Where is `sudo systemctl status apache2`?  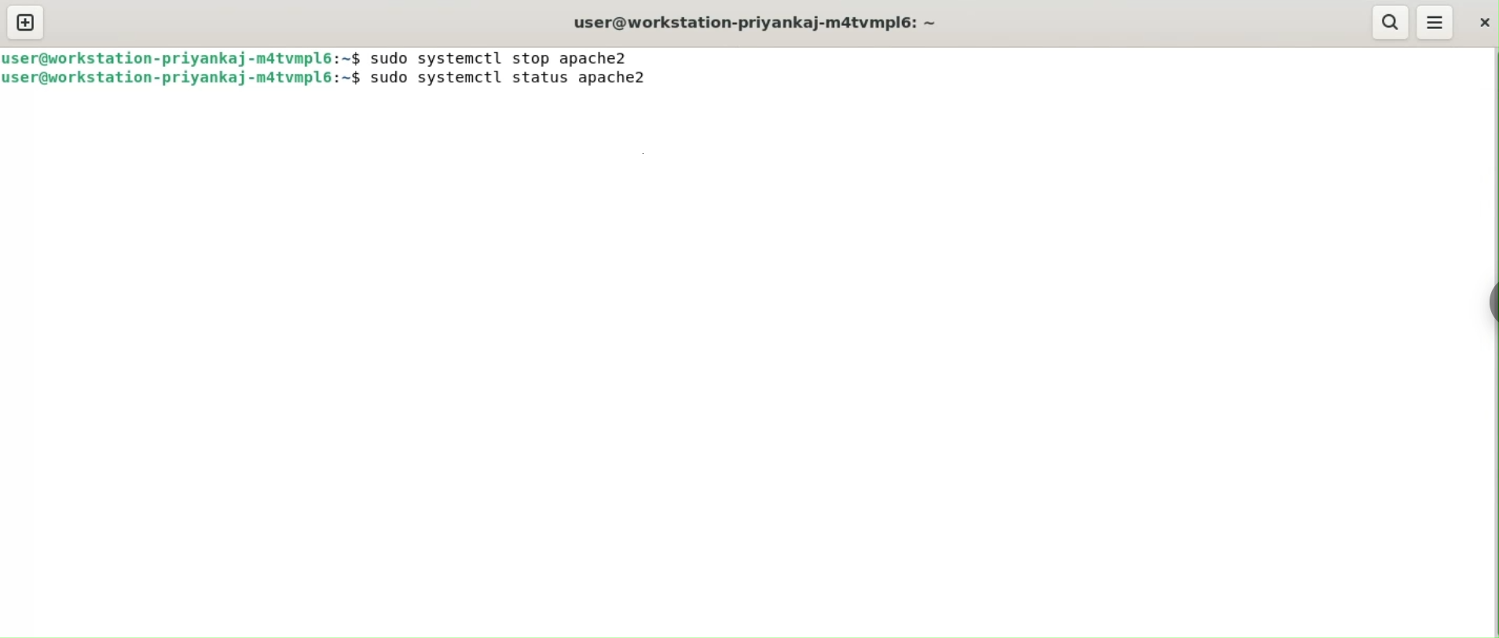 sudo systemctl status apache2 is located at coordinates (522, 78).